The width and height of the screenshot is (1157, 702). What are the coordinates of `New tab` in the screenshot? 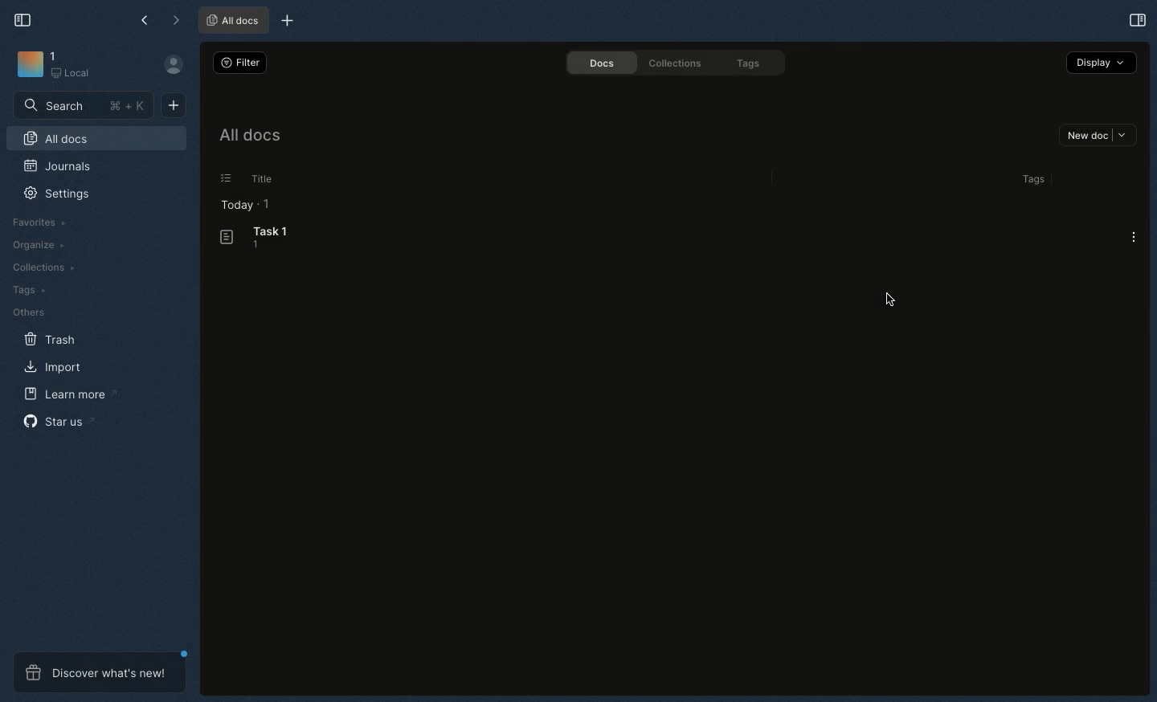 It's located at (288, 20).